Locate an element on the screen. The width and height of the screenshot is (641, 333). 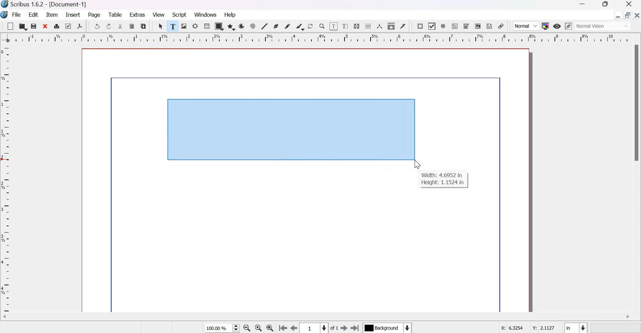
Text Annotation is located at coordinates (489, 26).